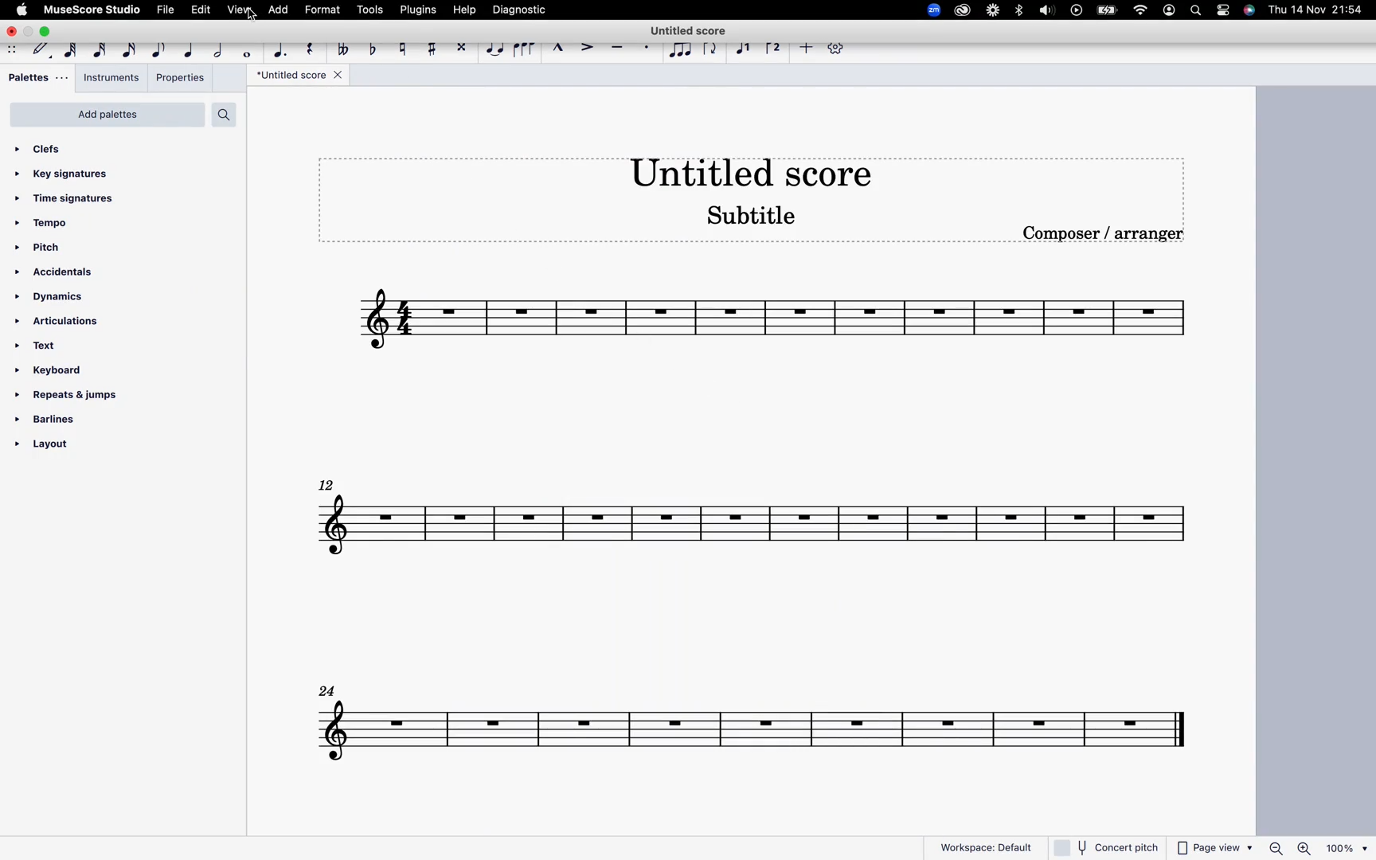  Describe the element at coordinates (465, 11) in the screenshot. I see `help` at that location.